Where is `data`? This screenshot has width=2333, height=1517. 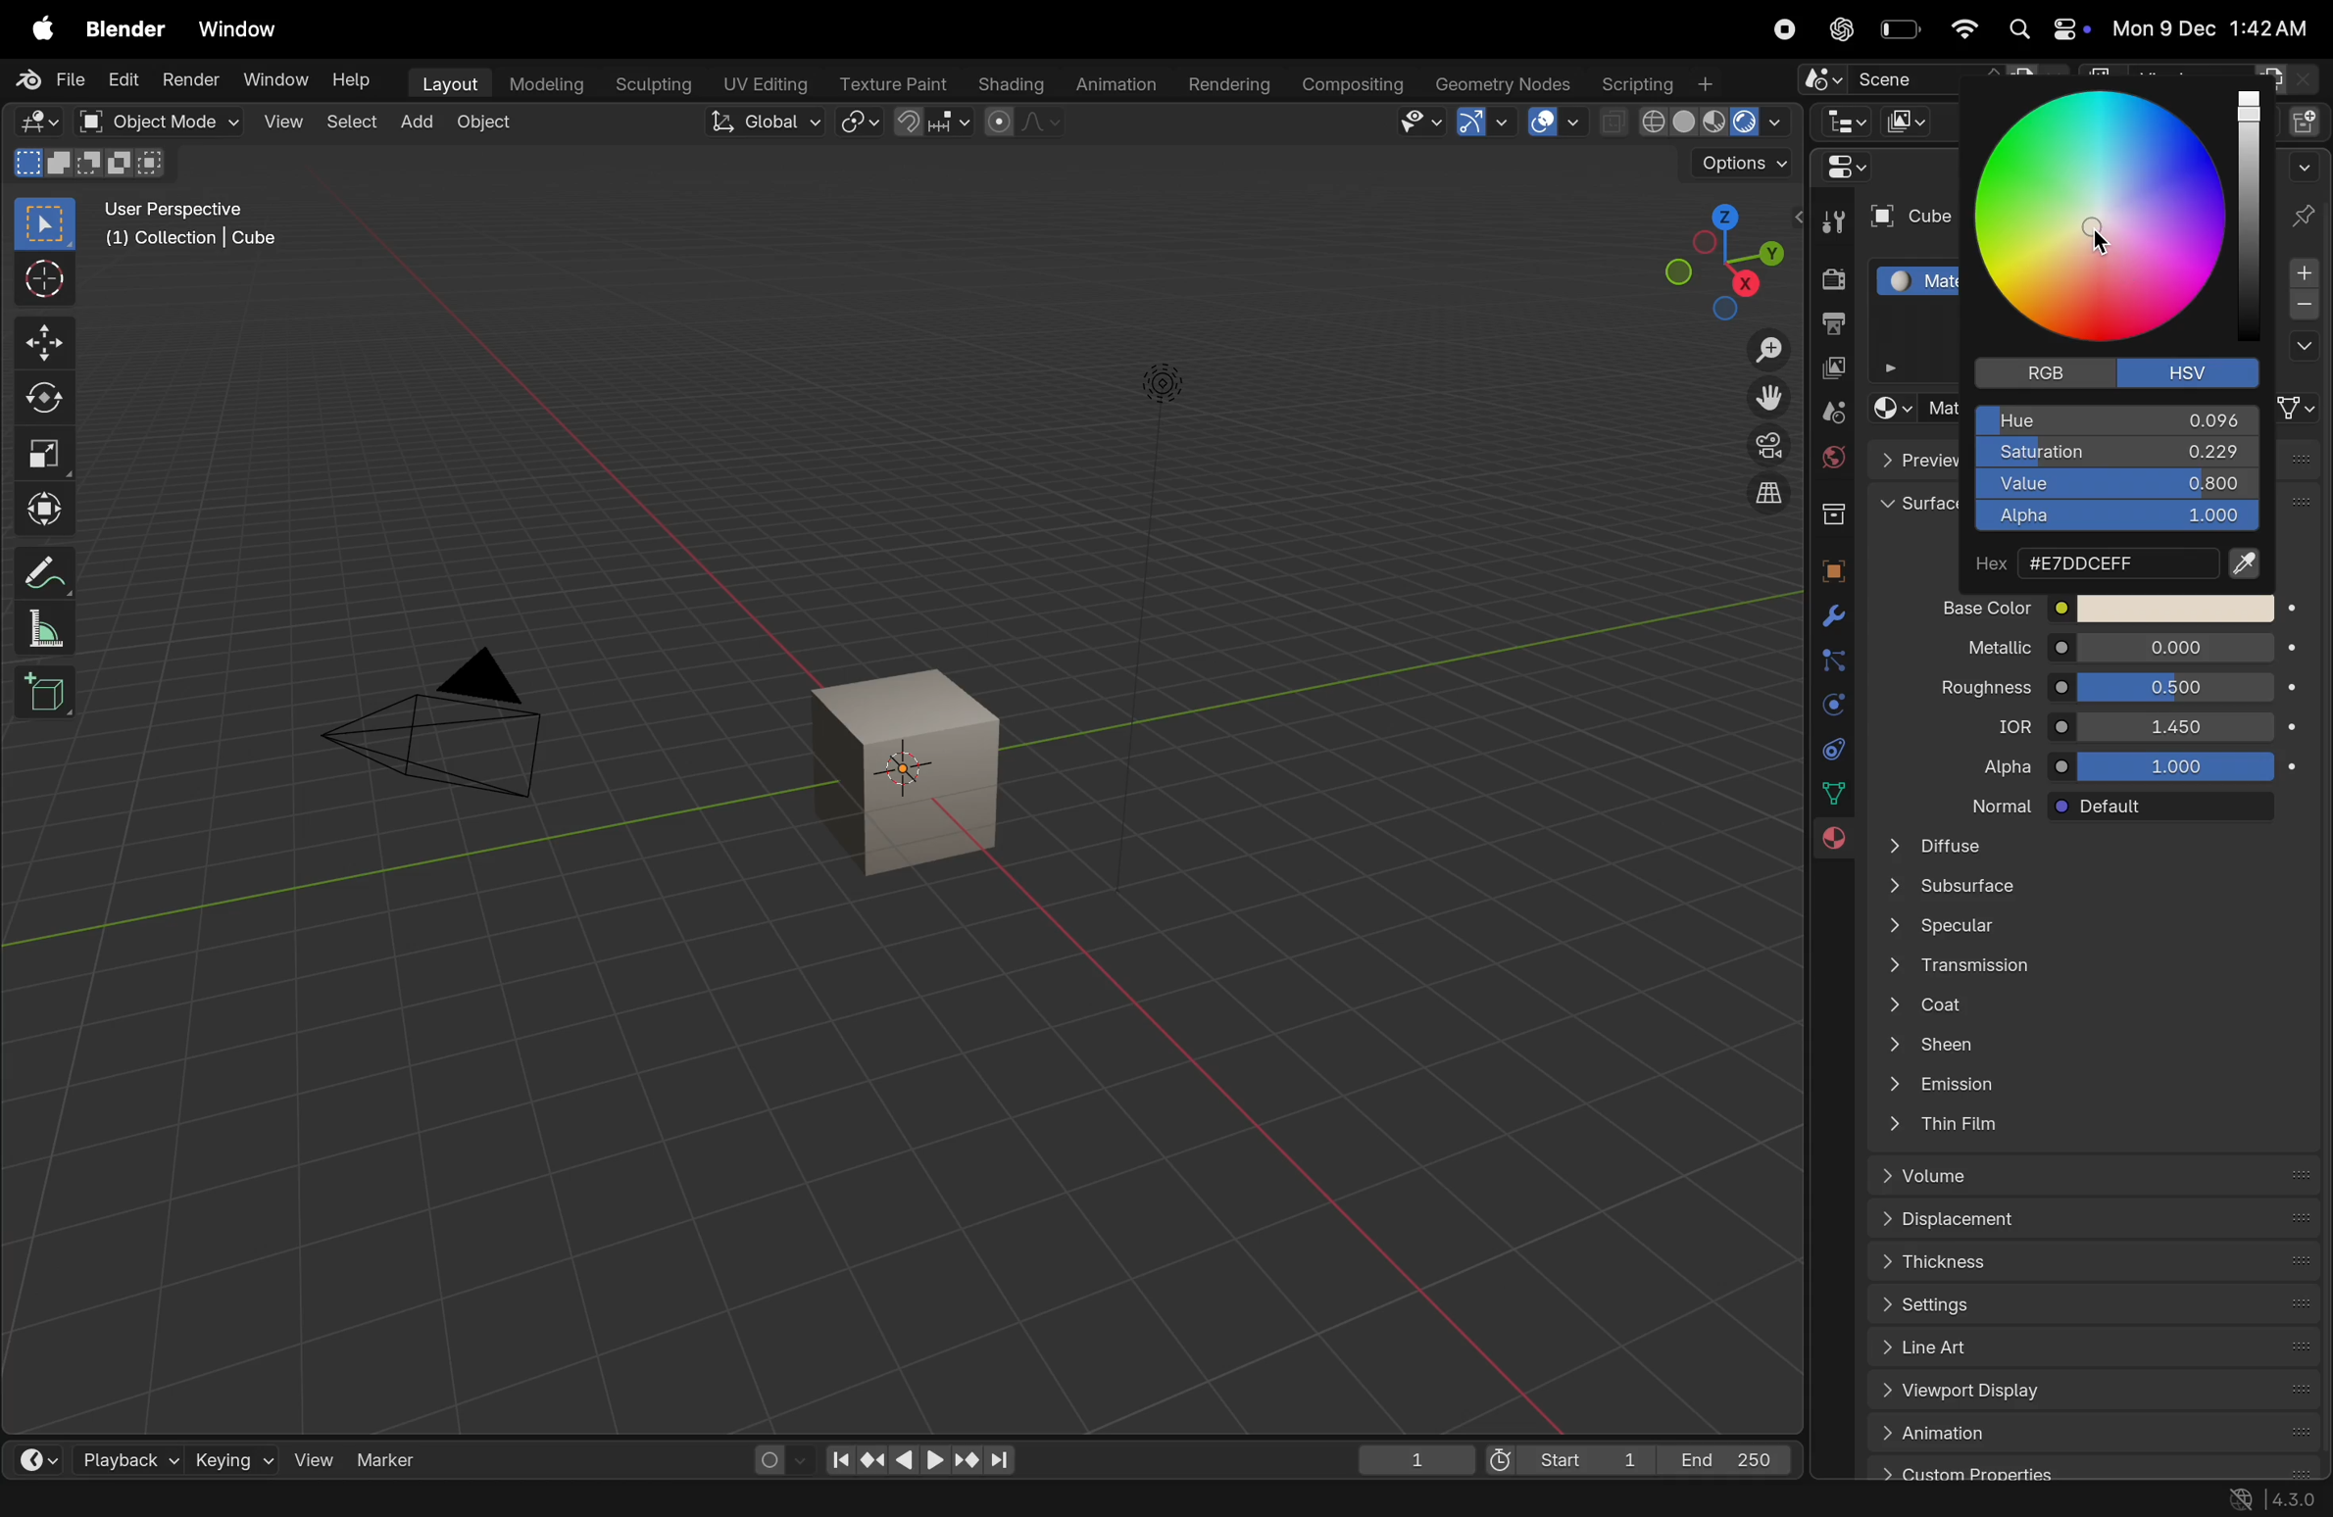
data is located at coordinates (1836, 792).